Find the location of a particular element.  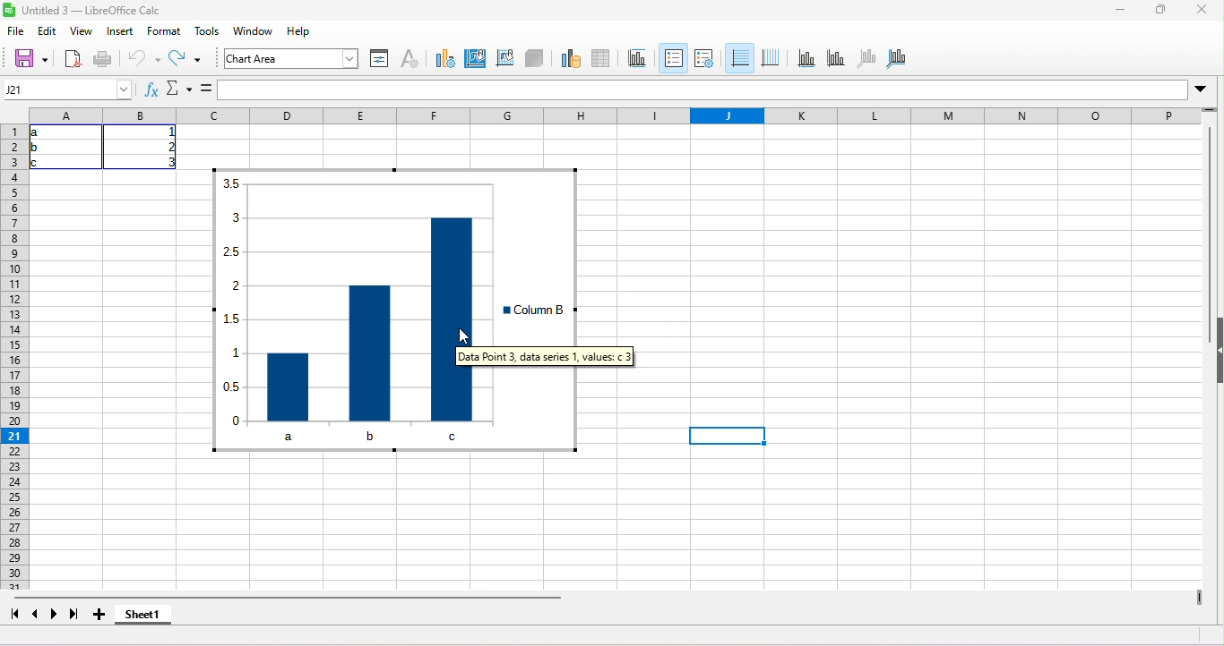

vertical grides is located at coordinates (771, 58).